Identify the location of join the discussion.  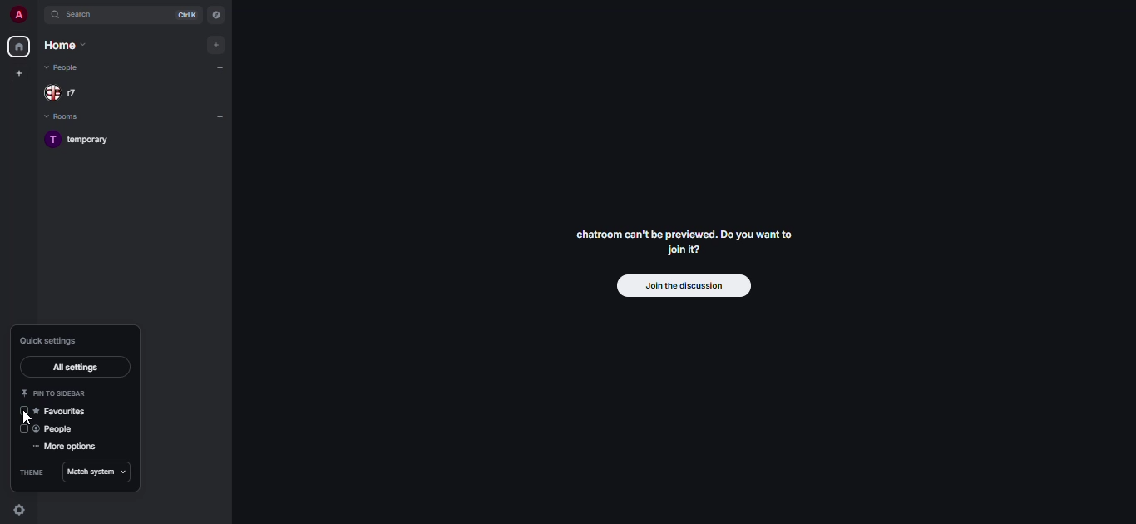
(684, 287).